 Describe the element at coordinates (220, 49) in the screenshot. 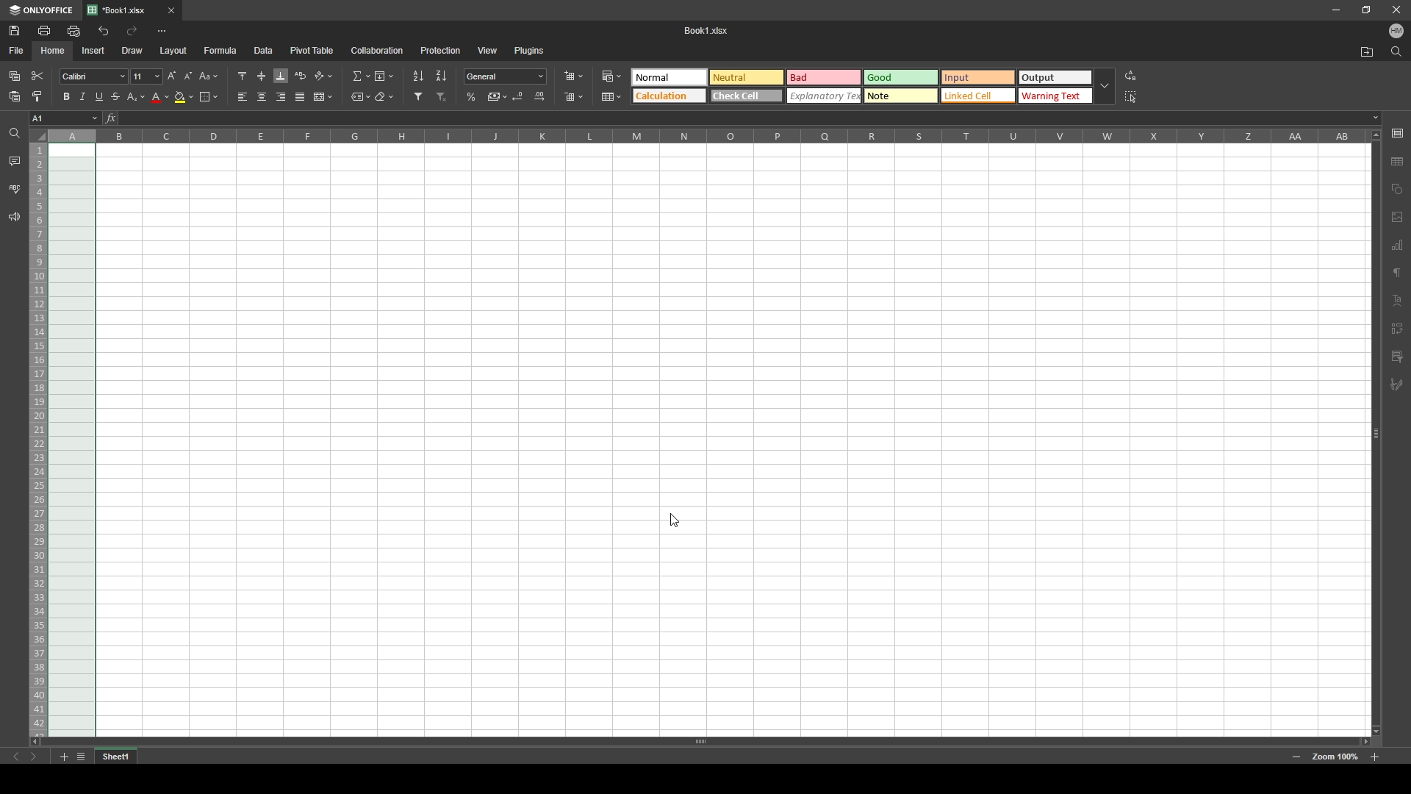

I see `formula` at that location.